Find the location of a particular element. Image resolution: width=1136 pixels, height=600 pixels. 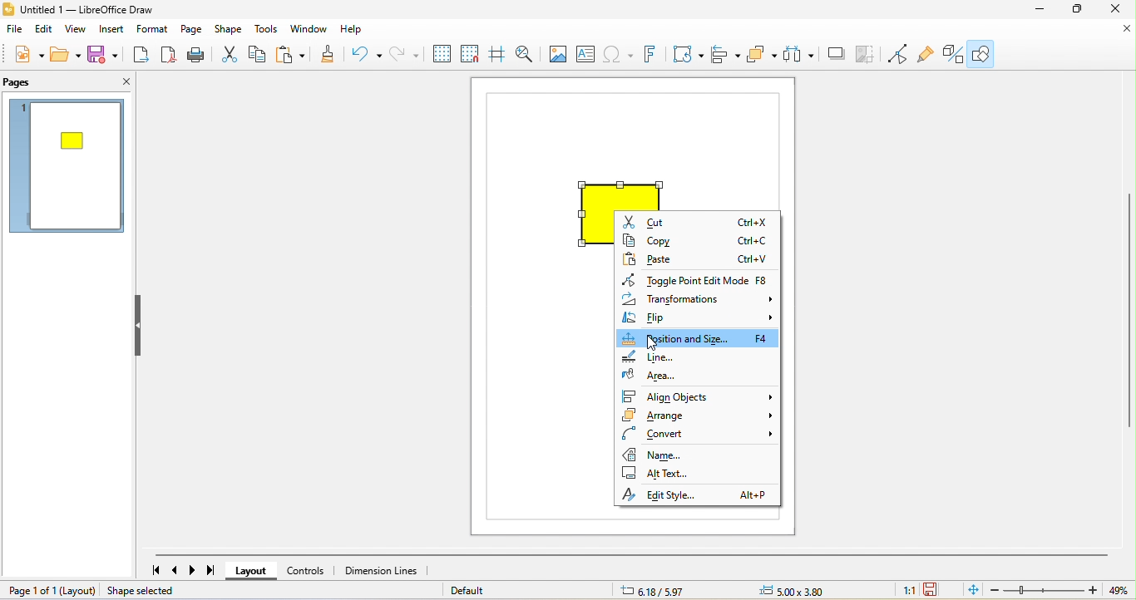

undo is located at coordinates (363, 54).